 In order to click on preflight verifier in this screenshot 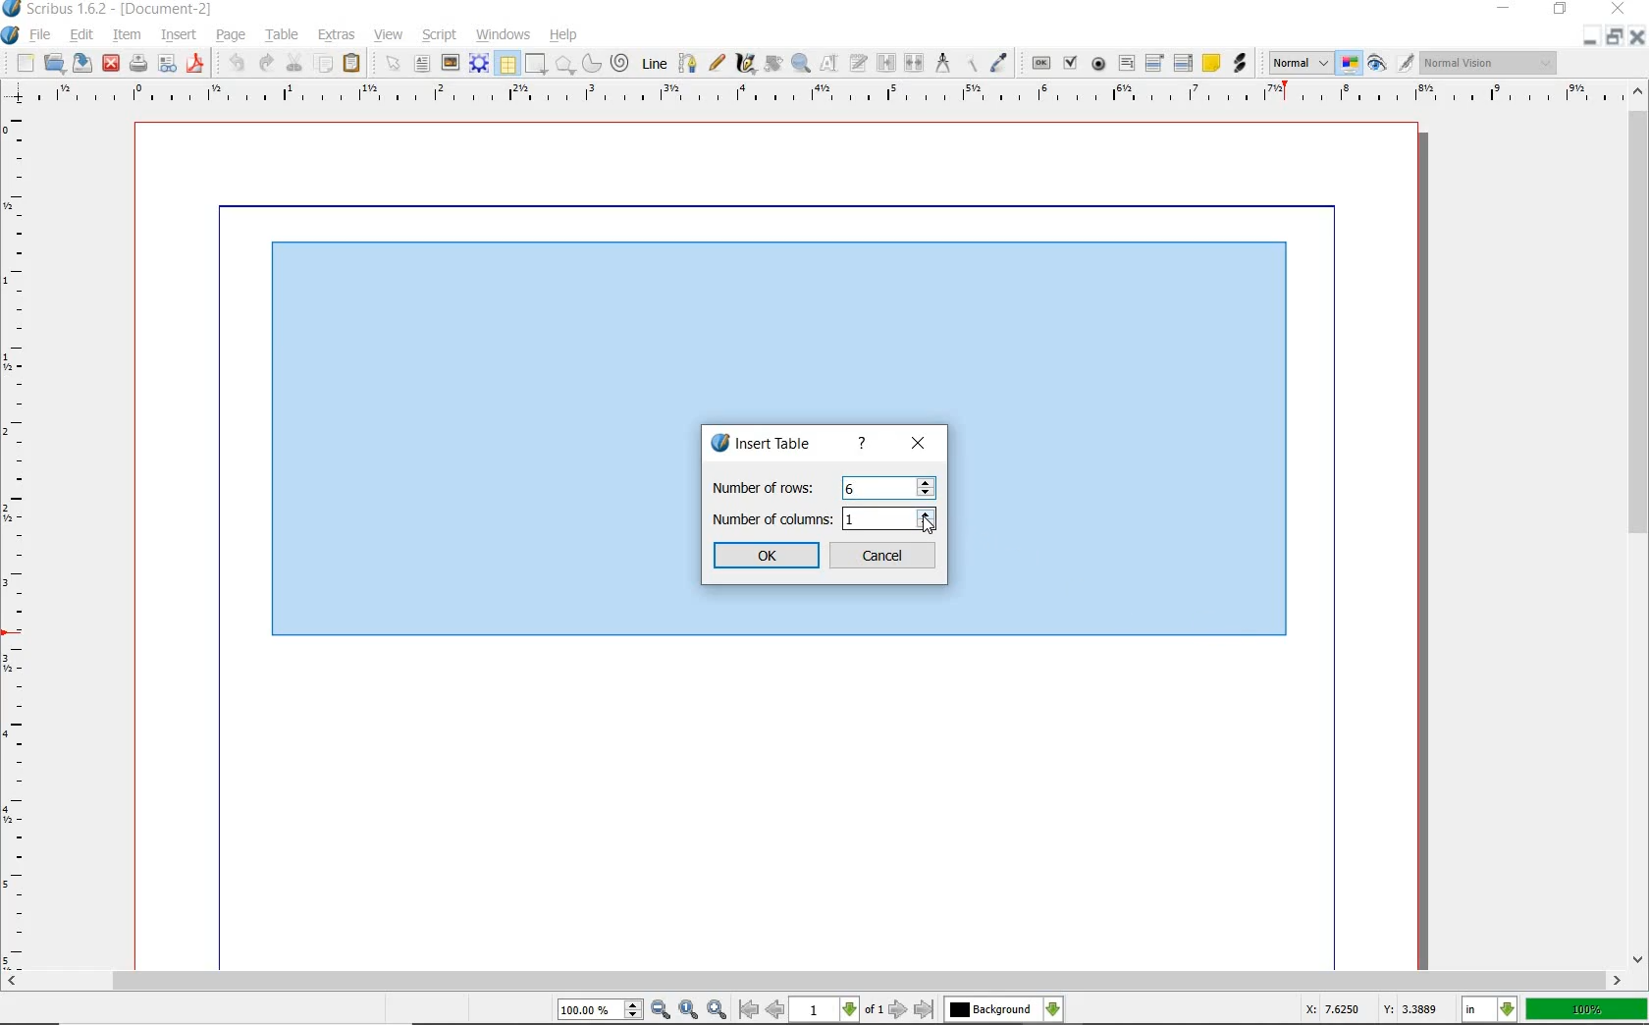, I will do `click(169, 65)`.